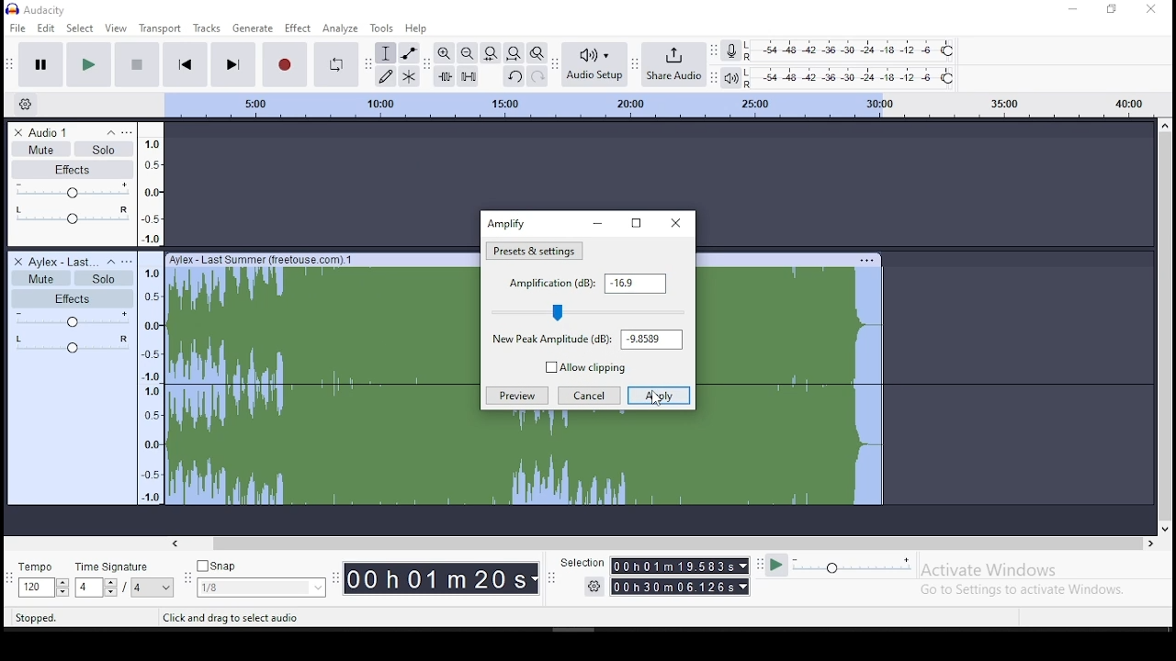 This screenshot has width=1176, height=661. Describe the element at coordinates (109, 262) in the screenshot. I see `collapse` at that location.